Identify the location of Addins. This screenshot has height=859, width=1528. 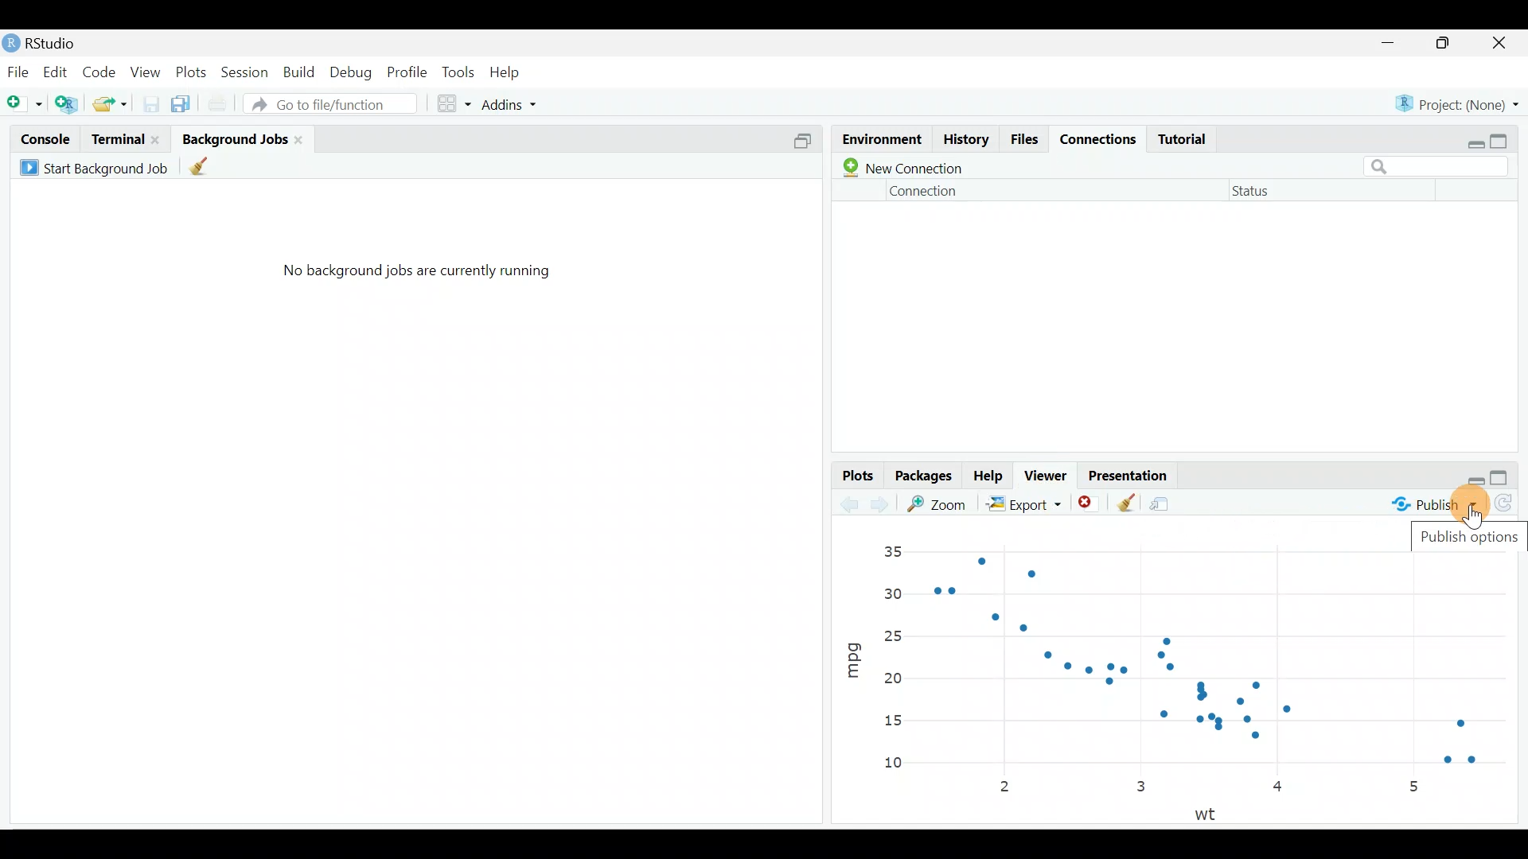
(513, 102).